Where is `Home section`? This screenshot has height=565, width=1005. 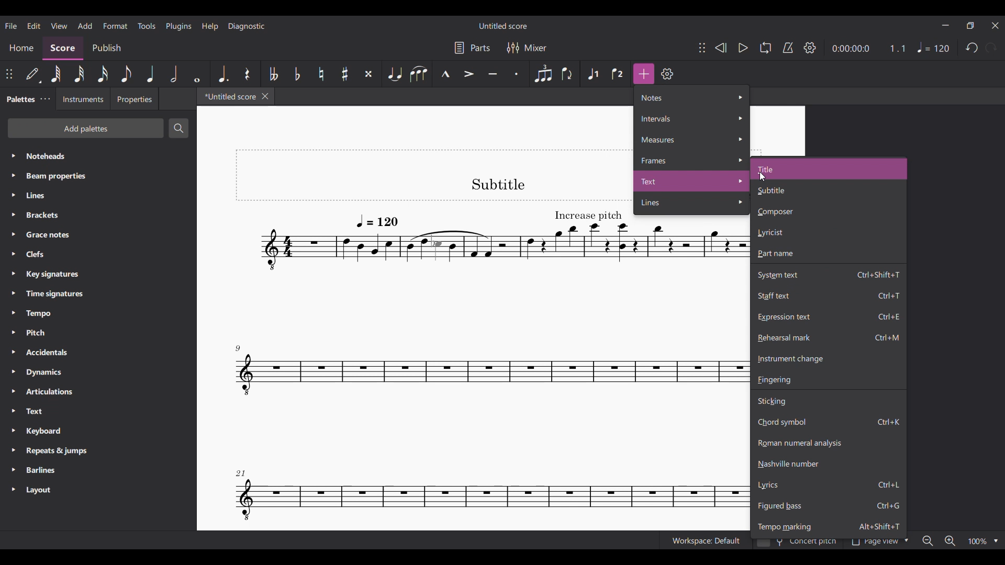
Home section is located at coordinates (21, 48).